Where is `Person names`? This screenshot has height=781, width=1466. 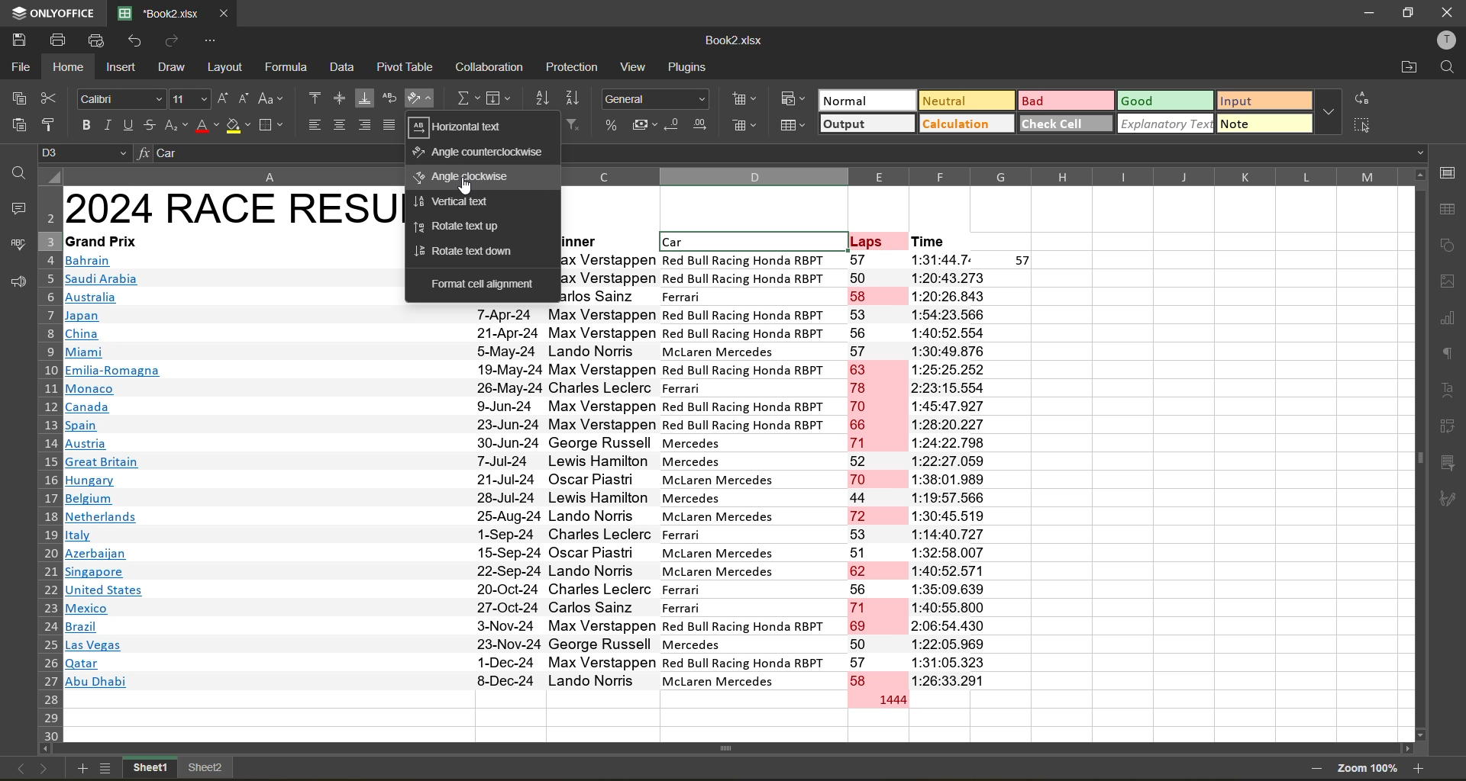 Person names is located at coordinates (602, 497).